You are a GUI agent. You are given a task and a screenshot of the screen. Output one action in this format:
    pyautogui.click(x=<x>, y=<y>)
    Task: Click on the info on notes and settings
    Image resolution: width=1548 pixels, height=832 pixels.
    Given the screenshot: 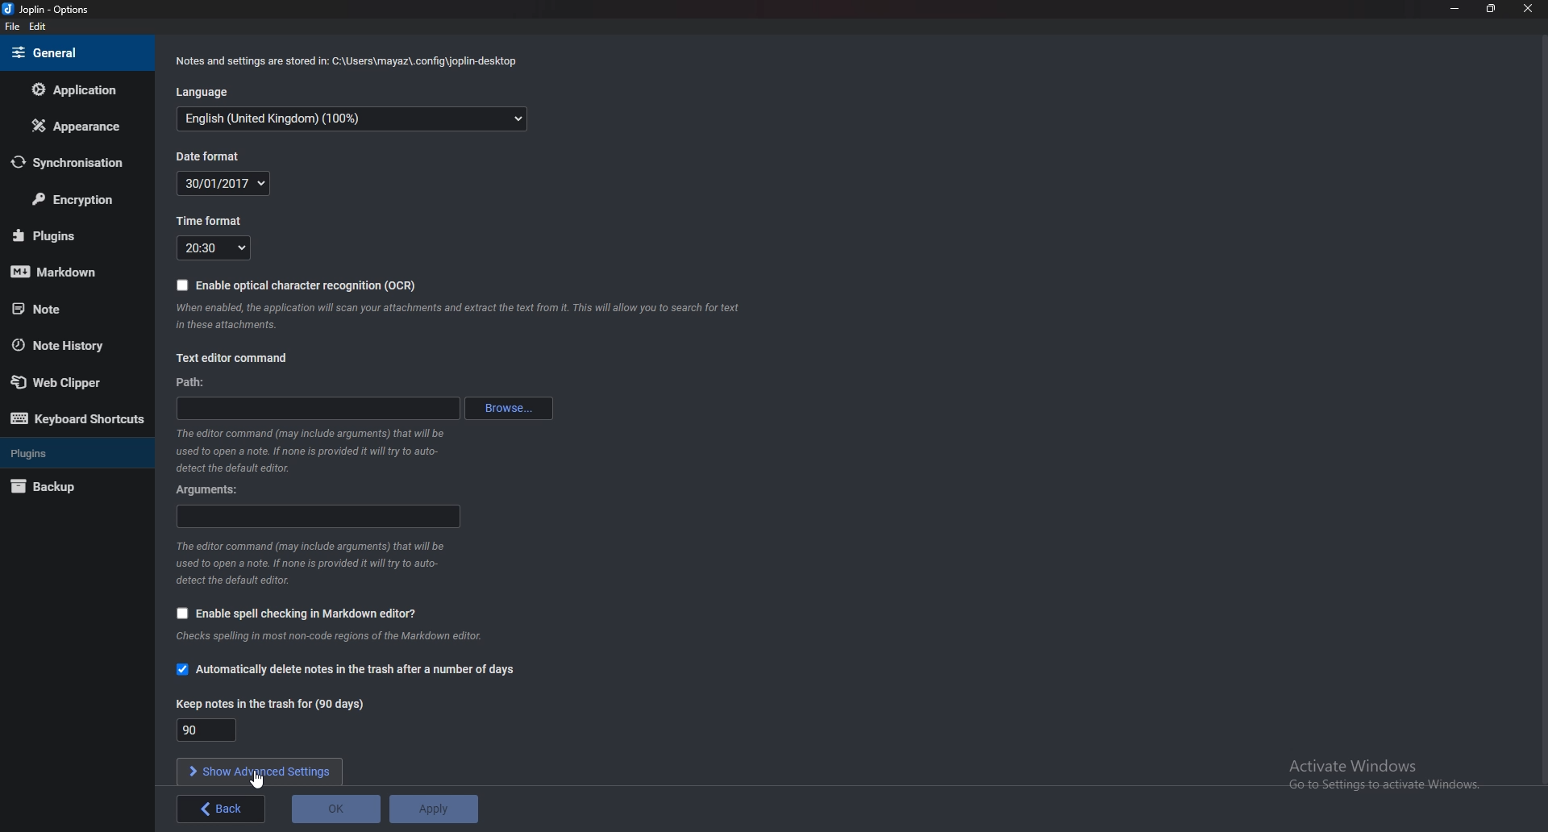 What is the action you would take?
    pyautogui.click(x=345, y=63)
    